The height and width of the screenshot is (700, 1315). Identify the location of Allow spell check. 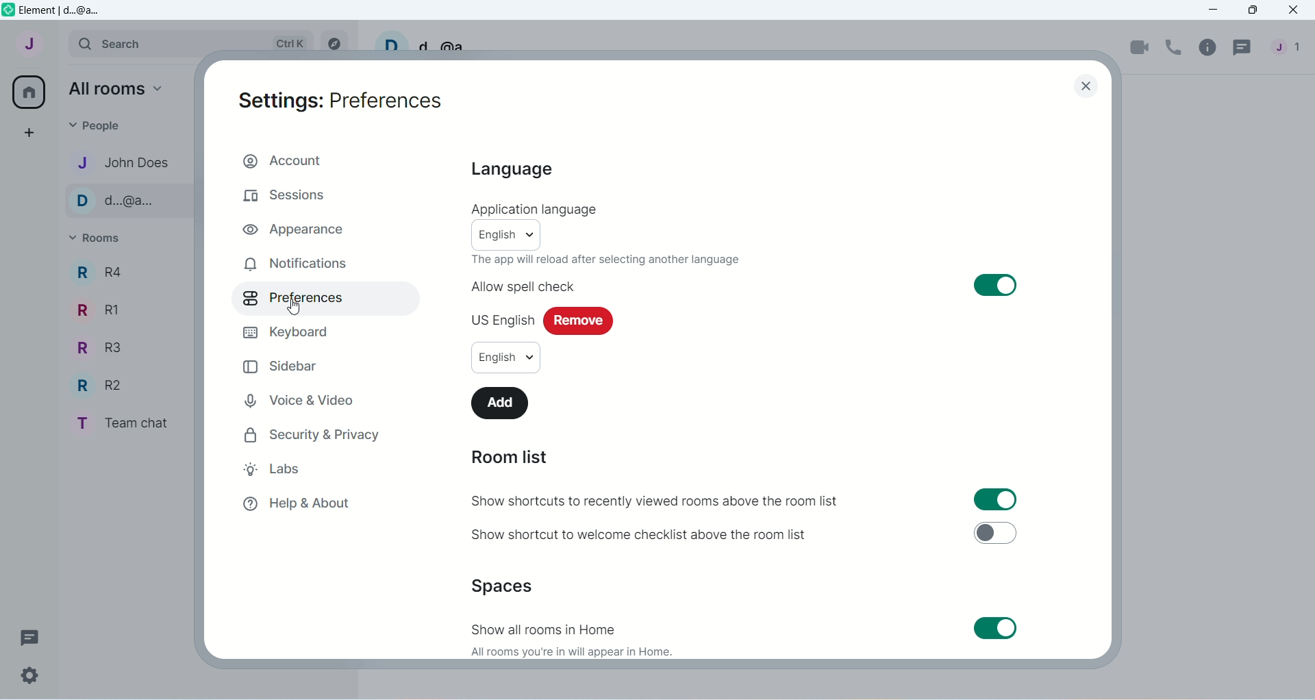
(523, 284).